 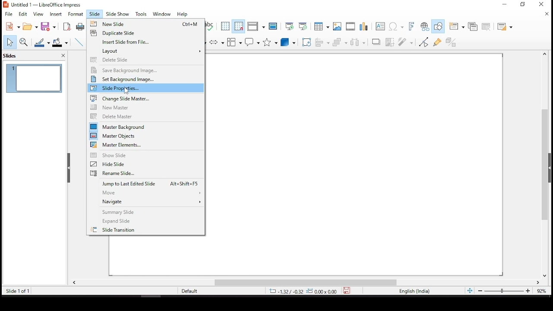 I want to click on fill color, so click(x=60, y=43).